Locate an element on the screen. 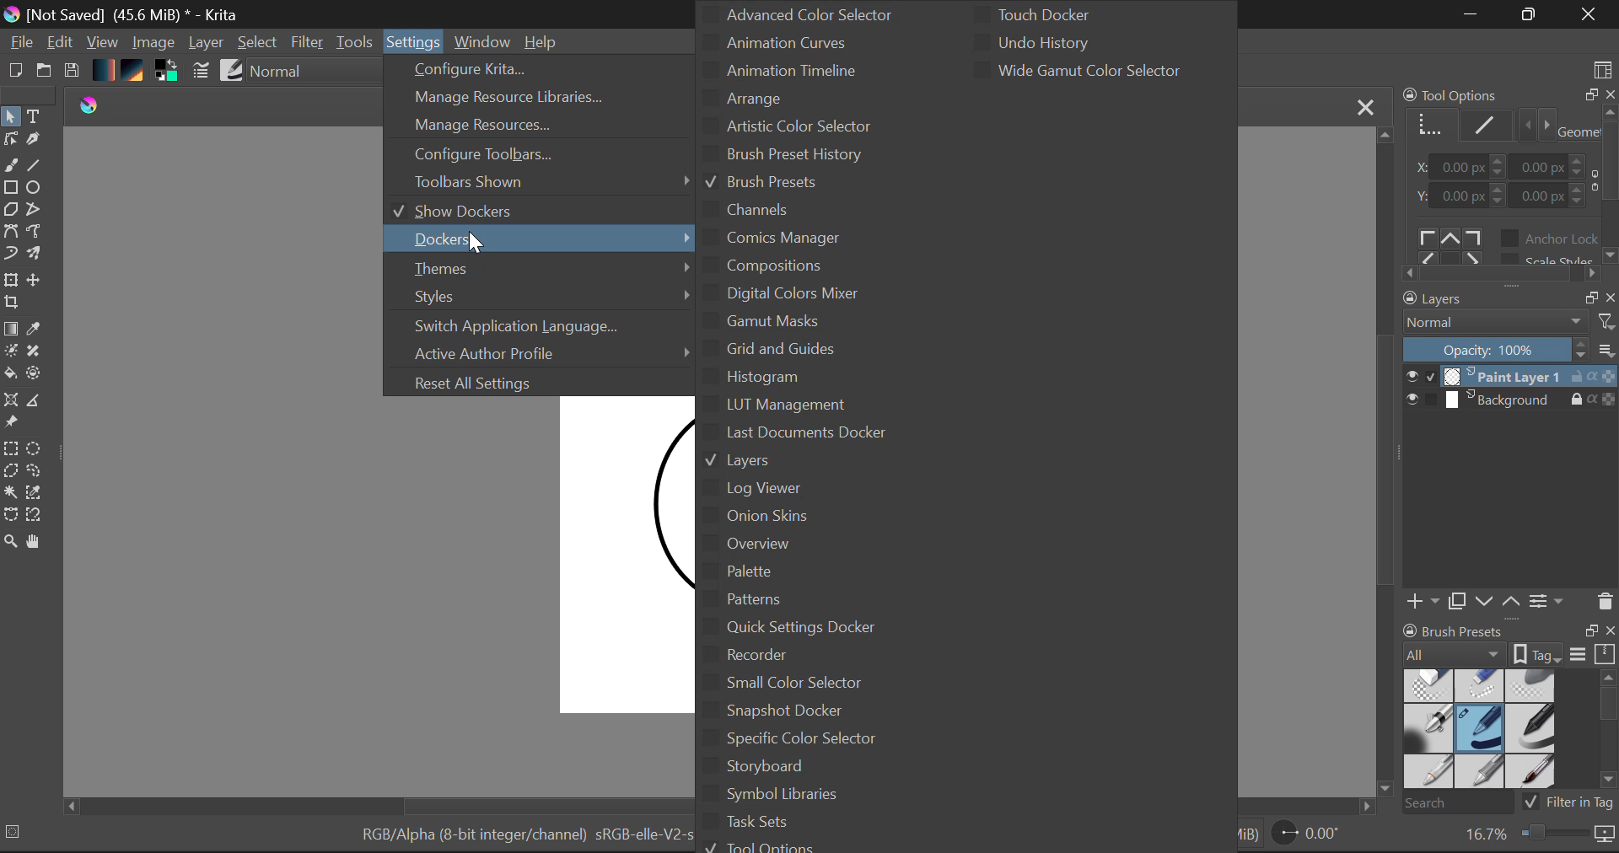 The height and width of the screenshot is (853, 1619). Tool Options is located at coordinates (780, 845).